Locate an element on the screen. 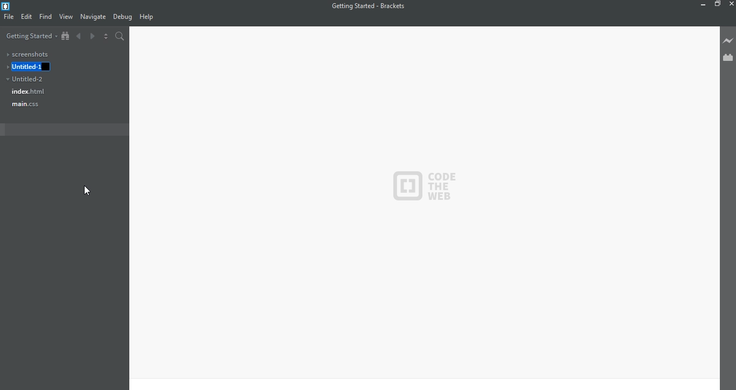 The image size is (736, 390). view is located at coordinates (66, 17).